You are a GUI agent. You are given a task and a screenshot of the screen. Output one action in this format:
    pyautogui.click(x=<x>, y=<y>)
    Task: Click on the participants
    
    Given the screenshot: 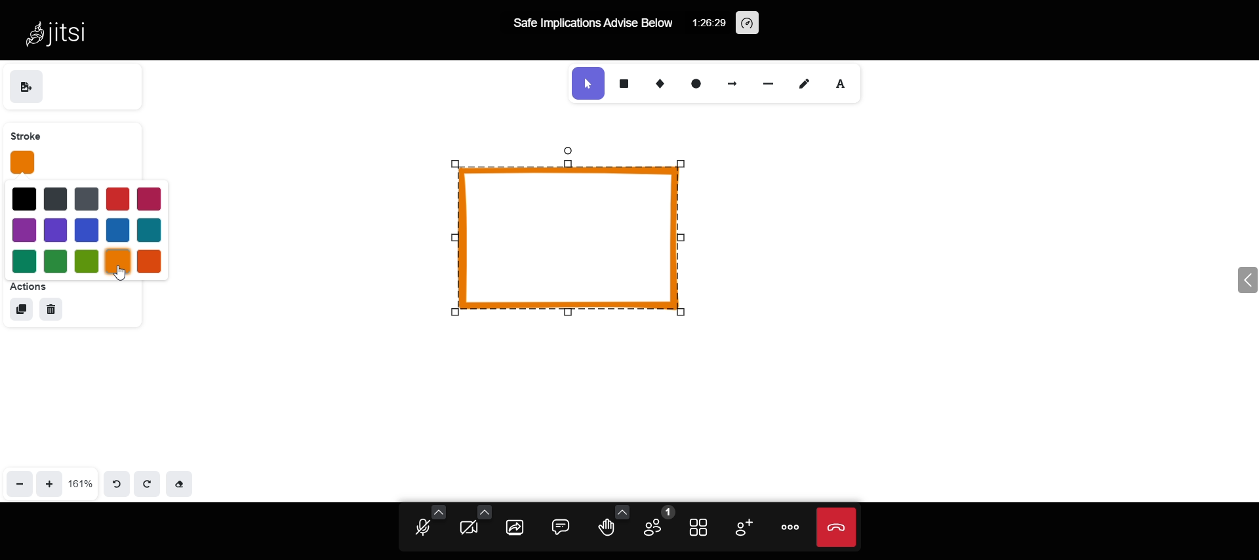 What is the action you would take?
    pyautogui.click(x=658, y=523)
    